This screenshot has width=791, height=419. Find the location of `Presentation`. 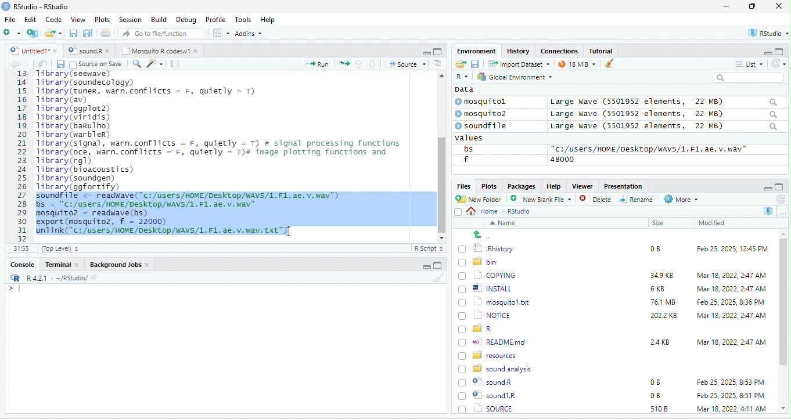

Presentation is located at coordinates (622, 186).